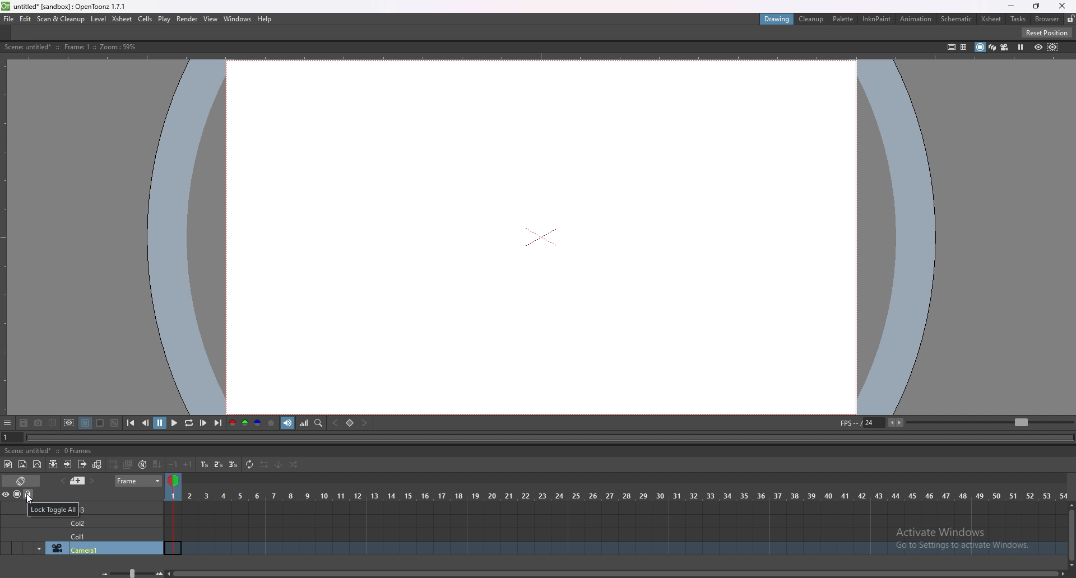 This screenshot has width=1076, height=578. I want to click on file, so click(10, 19).